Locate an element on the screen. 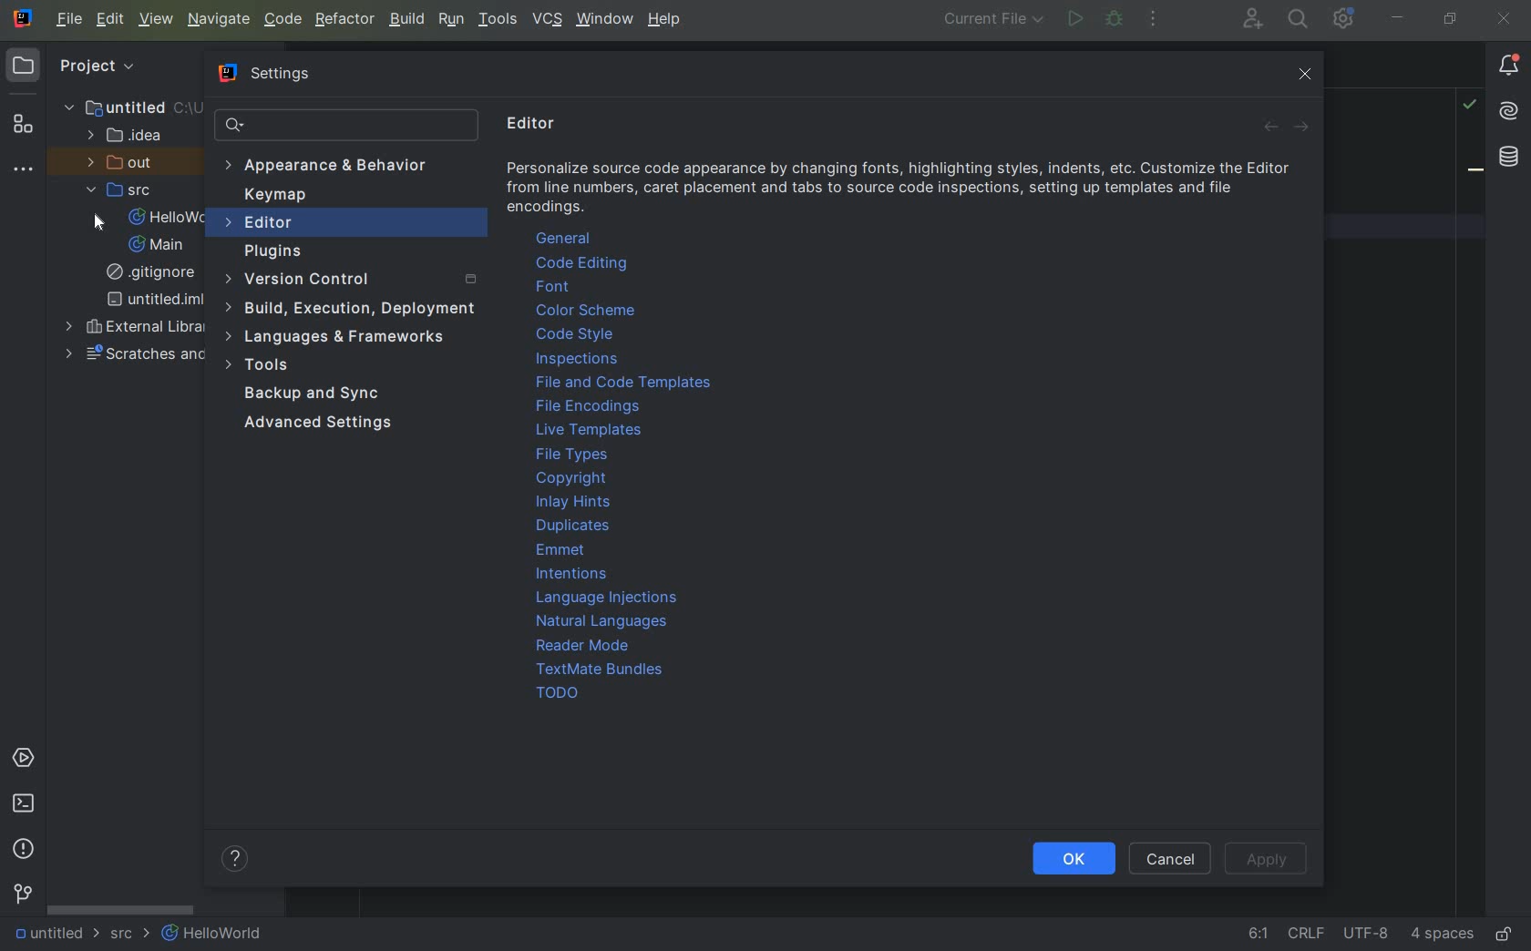  SEARCH SETTINGS is located at coordinates (351, 127).